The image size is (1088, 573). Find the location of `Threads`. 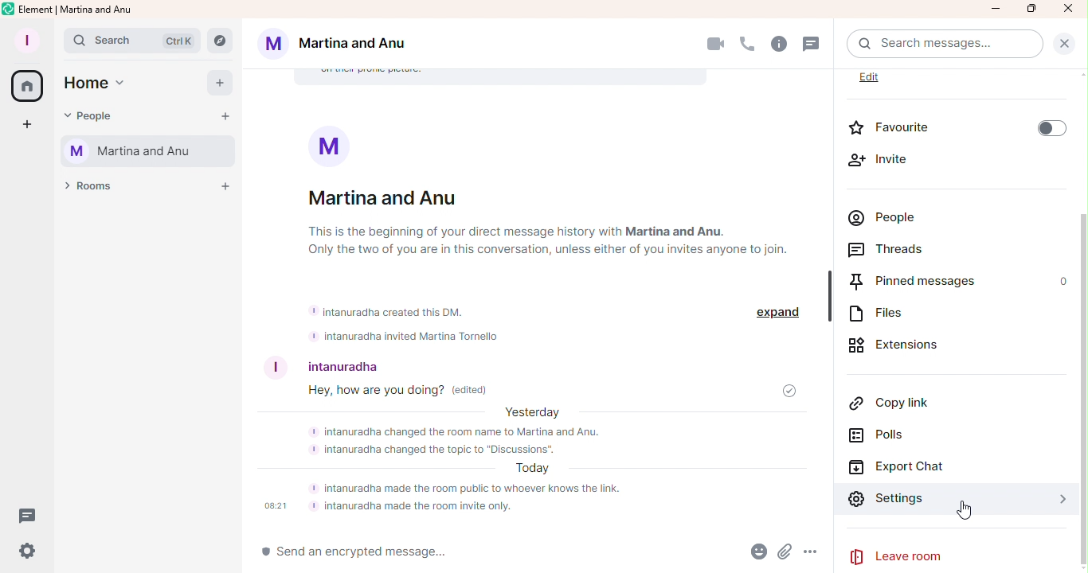

Threads is located at coordinates (32, 515).